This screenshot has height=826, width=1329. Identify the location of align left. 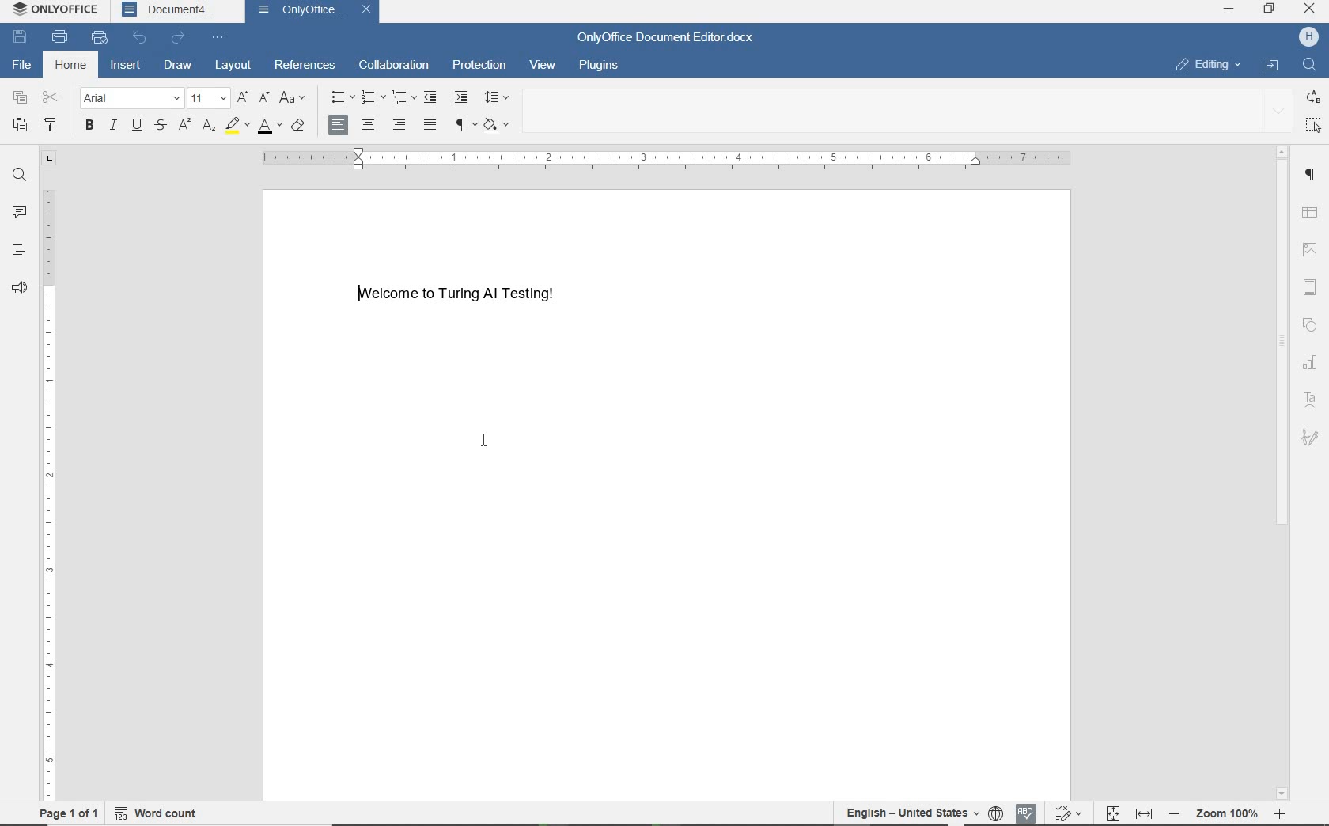
(339, 123).